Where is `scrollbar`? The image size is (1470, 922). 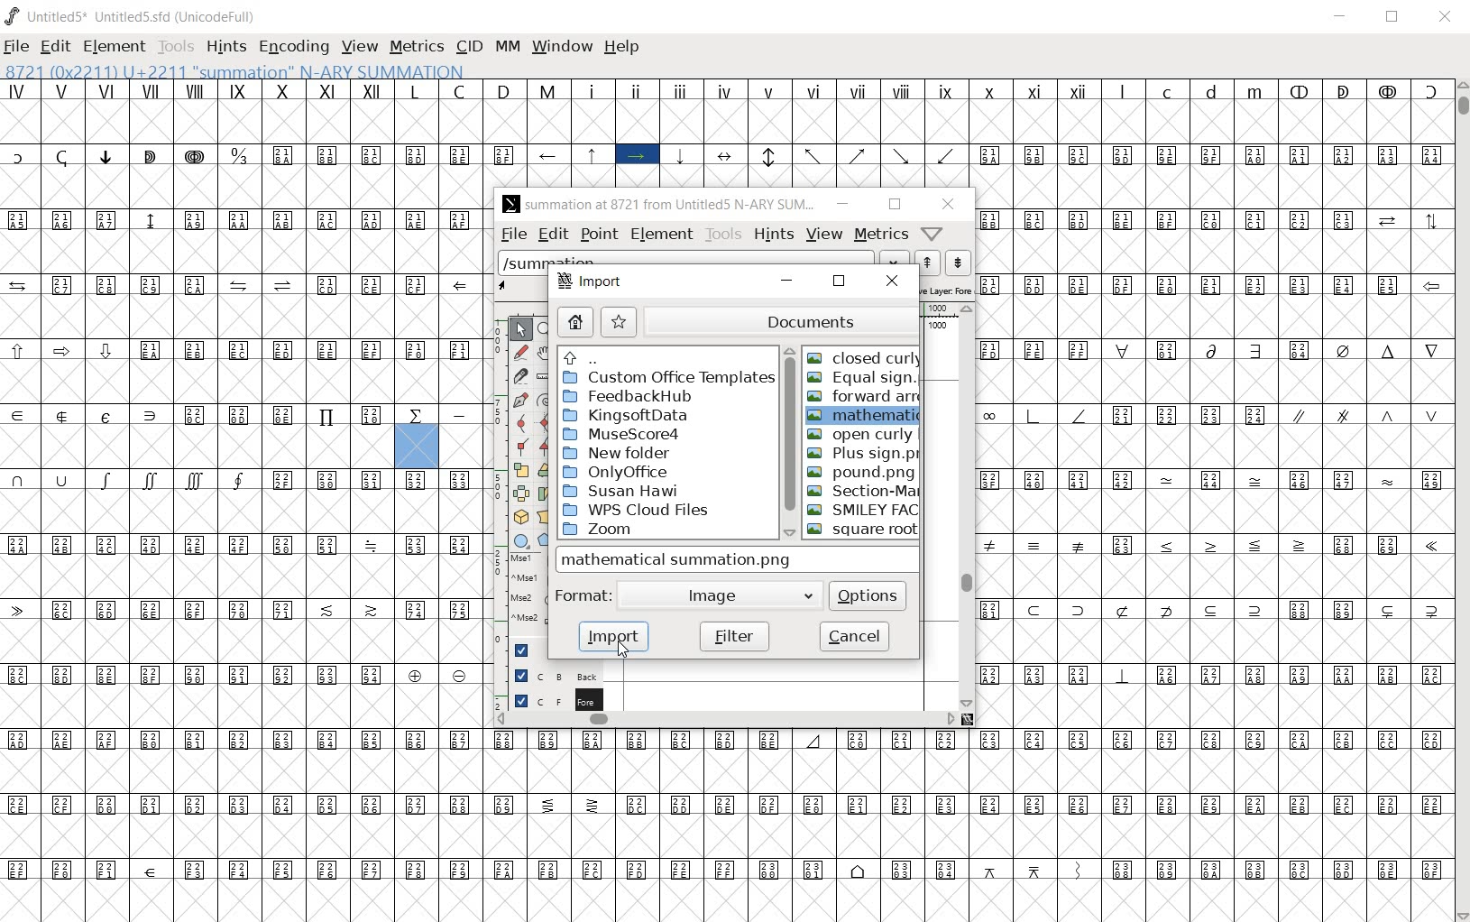
scrollbar is located at coordinates (726, 719).